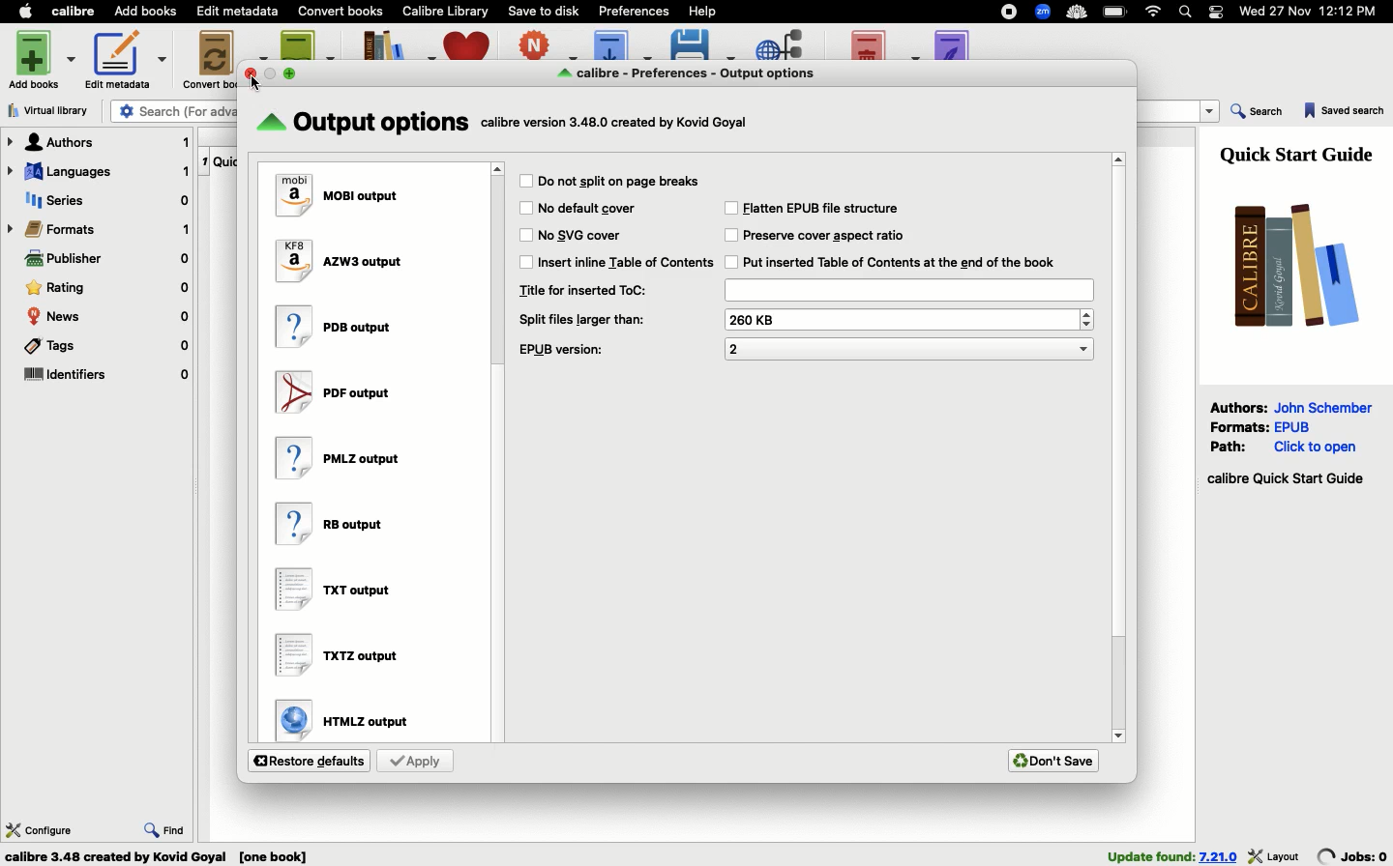 This screenshot has width=1393, height=866. Describe the element at coordinates (339, 391) in the screenshot. I see `PDF` at that location.